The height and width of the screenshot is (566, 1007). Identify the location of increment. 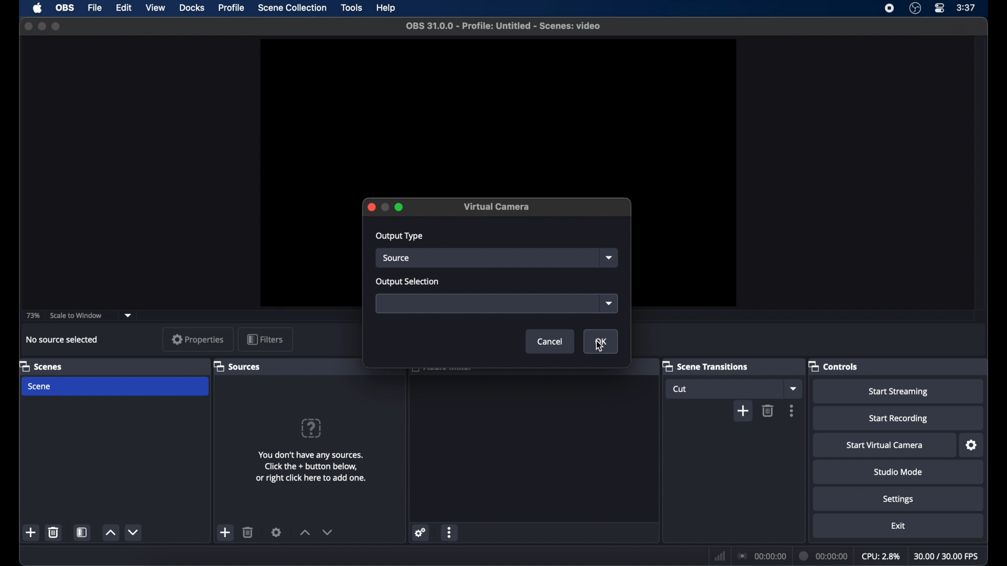
(110, 533).